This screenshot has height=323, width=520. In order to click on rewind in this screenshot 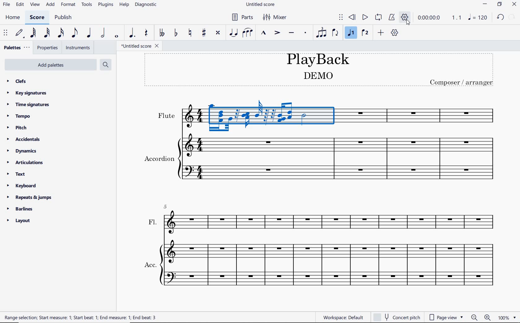, I will do `click(352, 18)`.